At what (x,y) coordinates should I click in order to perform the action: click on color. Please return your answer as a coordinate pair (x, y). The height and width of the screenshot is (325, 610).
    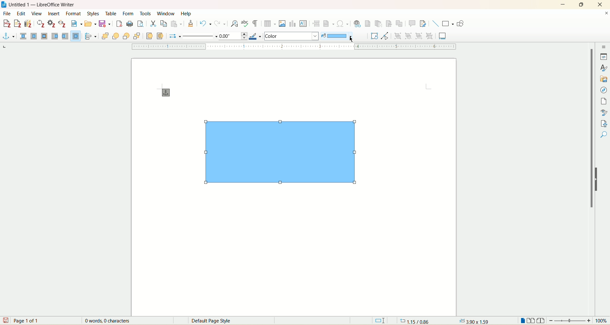
    Looking at the image, I should click on (336, 36).